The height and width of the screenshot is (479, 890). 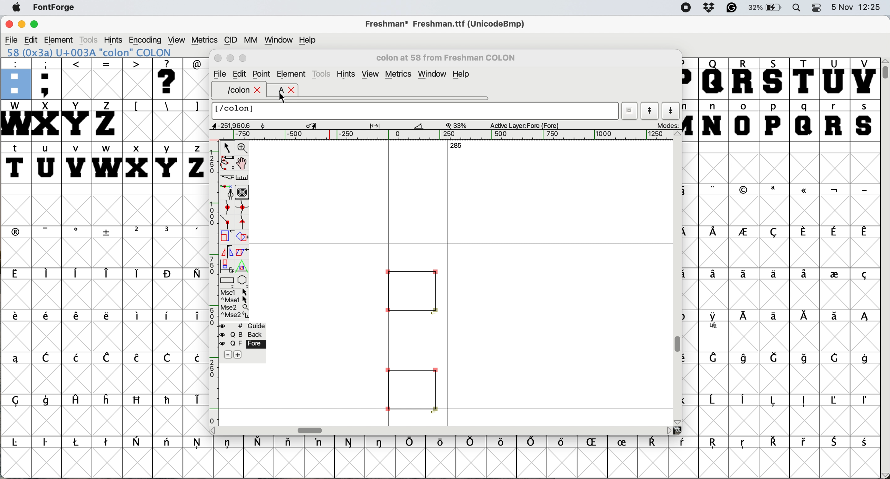 What do you see at coordinates (178, 39) in the screenshot?
I see `view` at bounding box center [178, 39].